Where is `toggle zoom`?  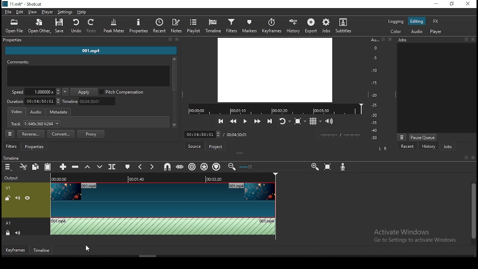
toggle zoom is located at coordinates (301, 120).